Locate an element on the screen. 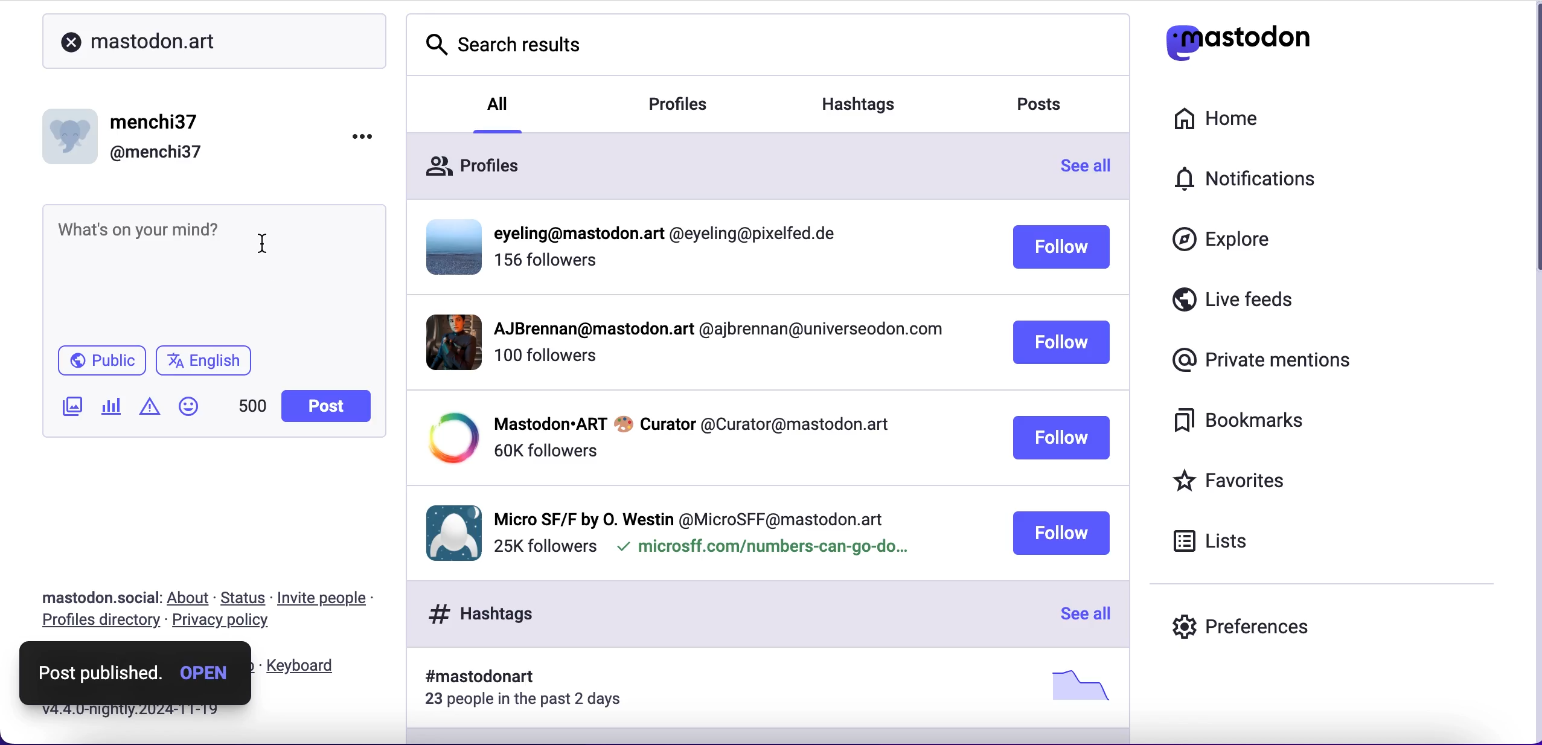  posts is located at coordinates (1051, 107).